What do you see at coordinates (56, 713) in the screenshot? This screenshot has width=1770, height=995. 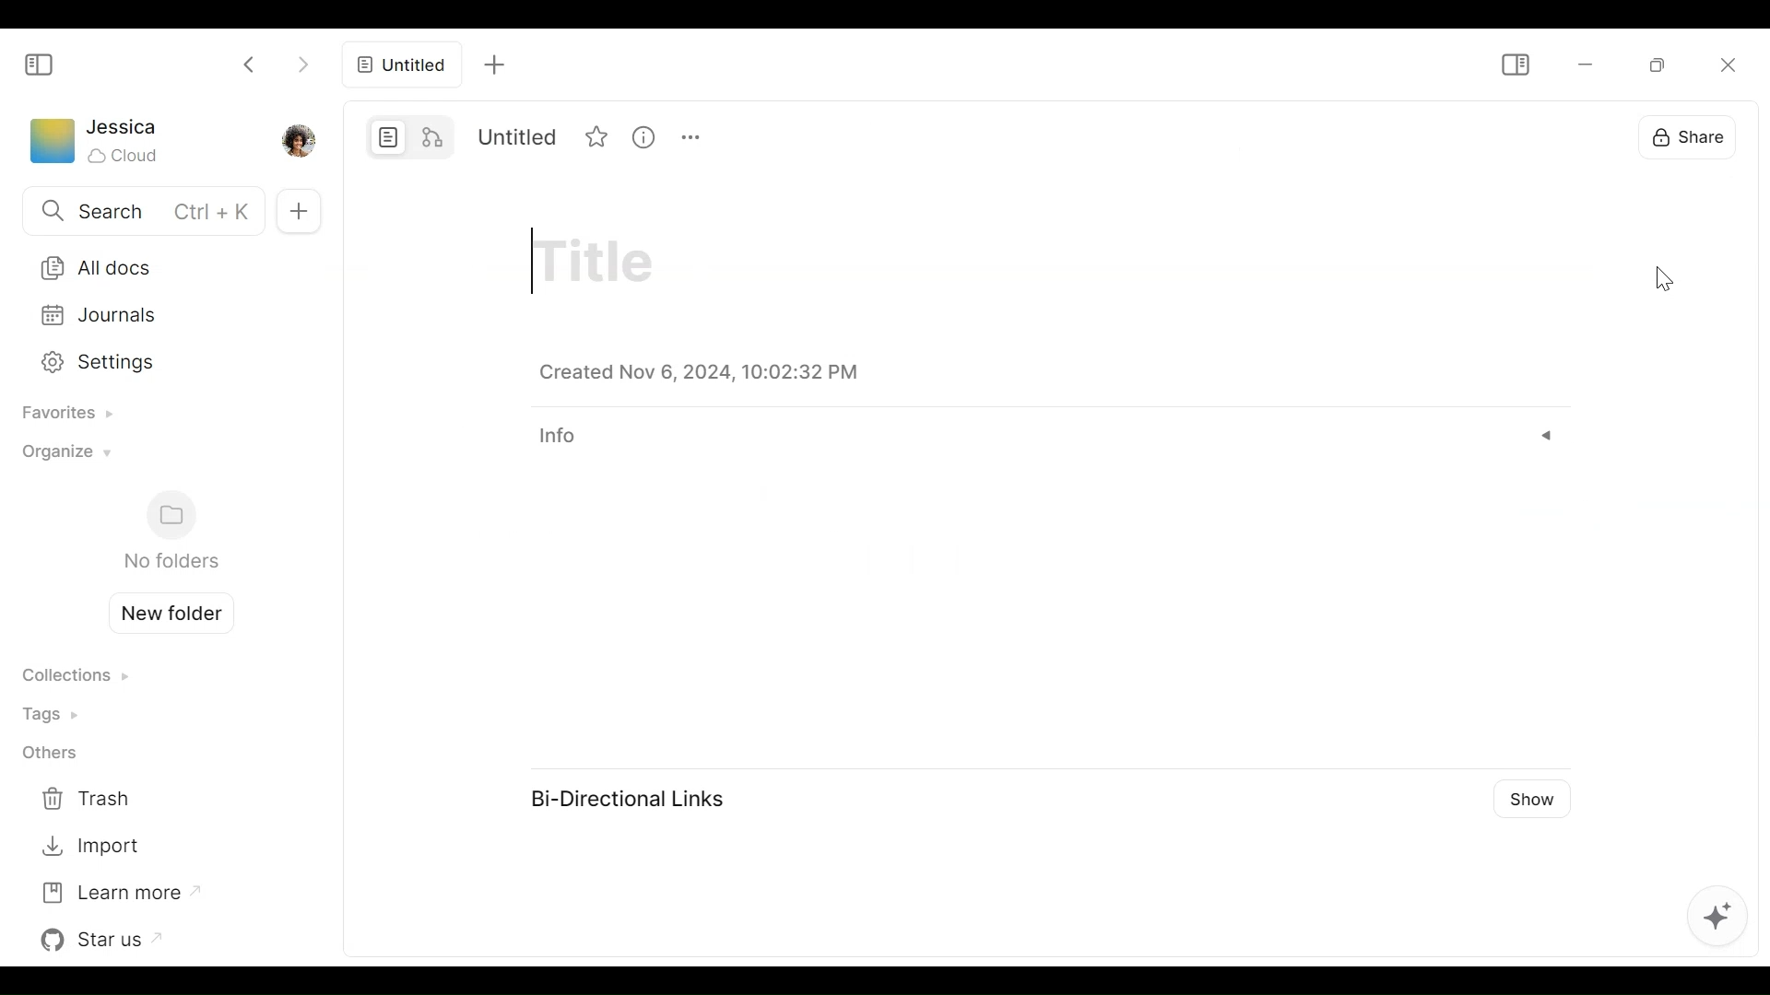 I see `Tags` at bounding box center [56, 713].